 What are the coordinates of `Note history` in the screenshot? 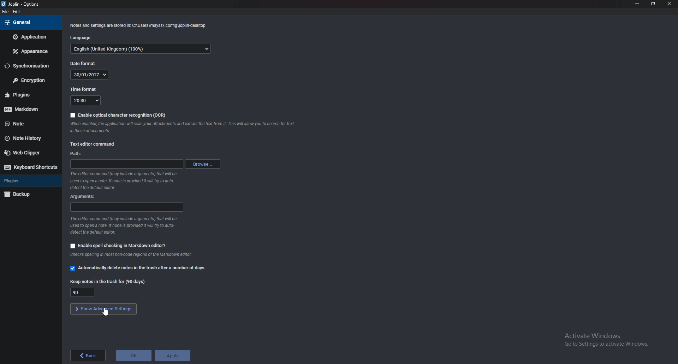 It's located at (26, 138).